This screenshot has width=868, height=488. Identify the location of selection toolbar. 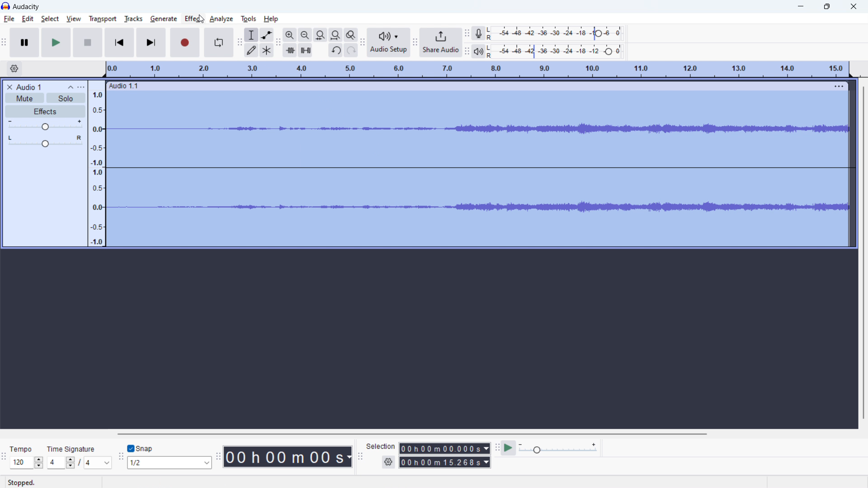
(359, 456).